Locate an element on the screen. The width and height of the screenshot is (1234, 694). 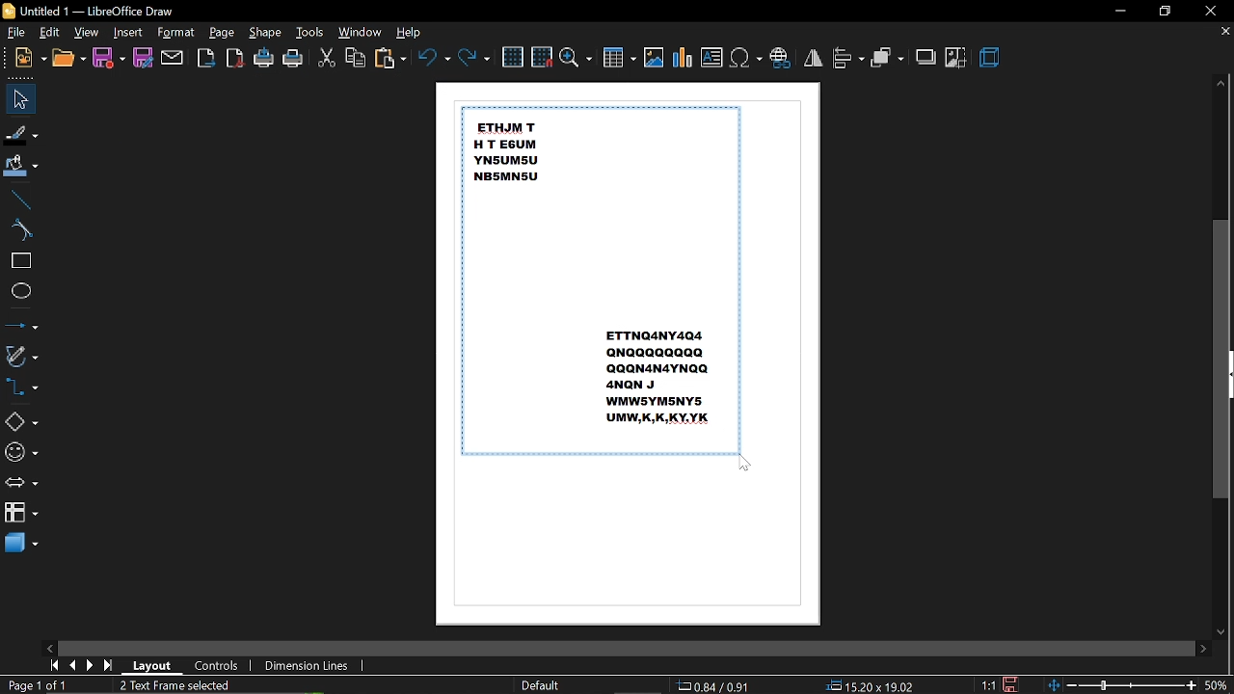
symbol shapes is located at coordinates (21, 452).